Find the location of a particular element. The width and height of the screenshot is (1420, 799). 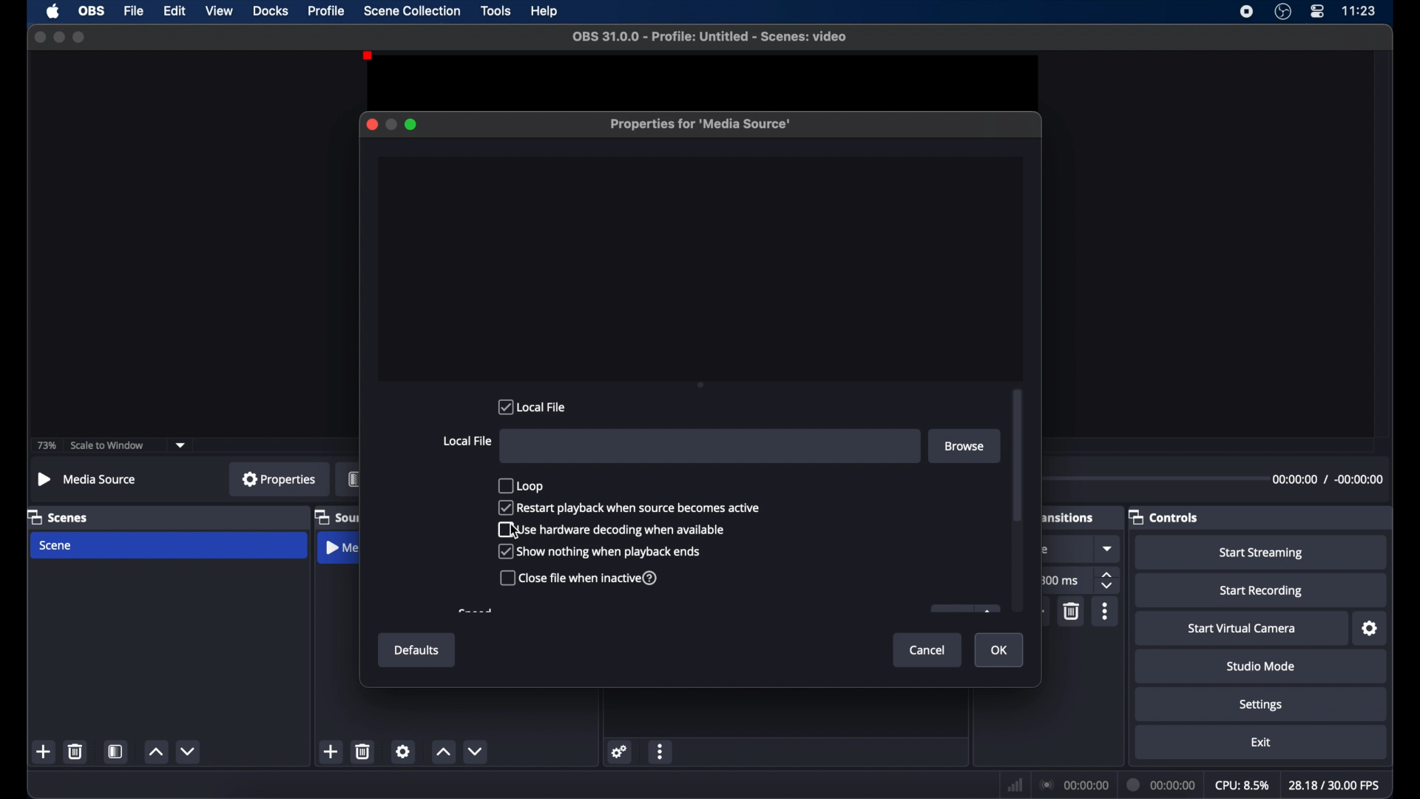

start virtual camera is located at coordinates (1242, 629).